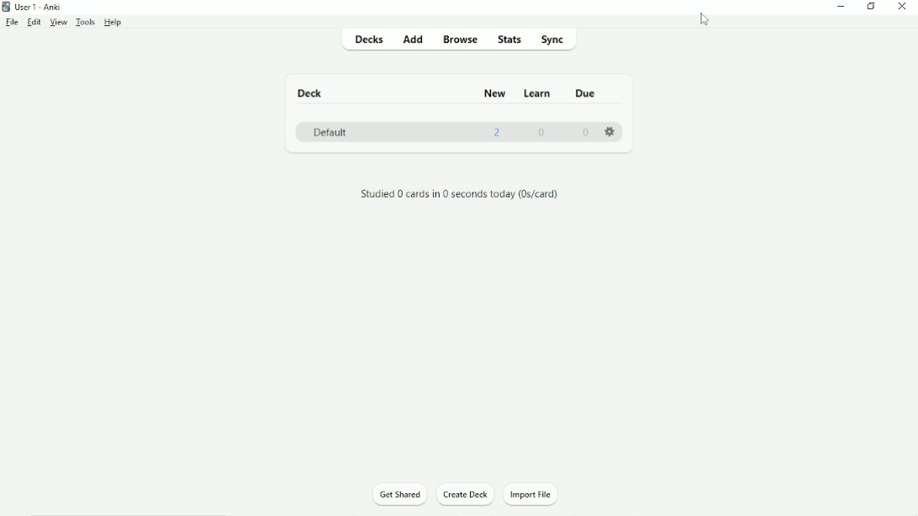  Describe the element at coordinates (85, 22) in the screenshot. I see `Tools` at that location.